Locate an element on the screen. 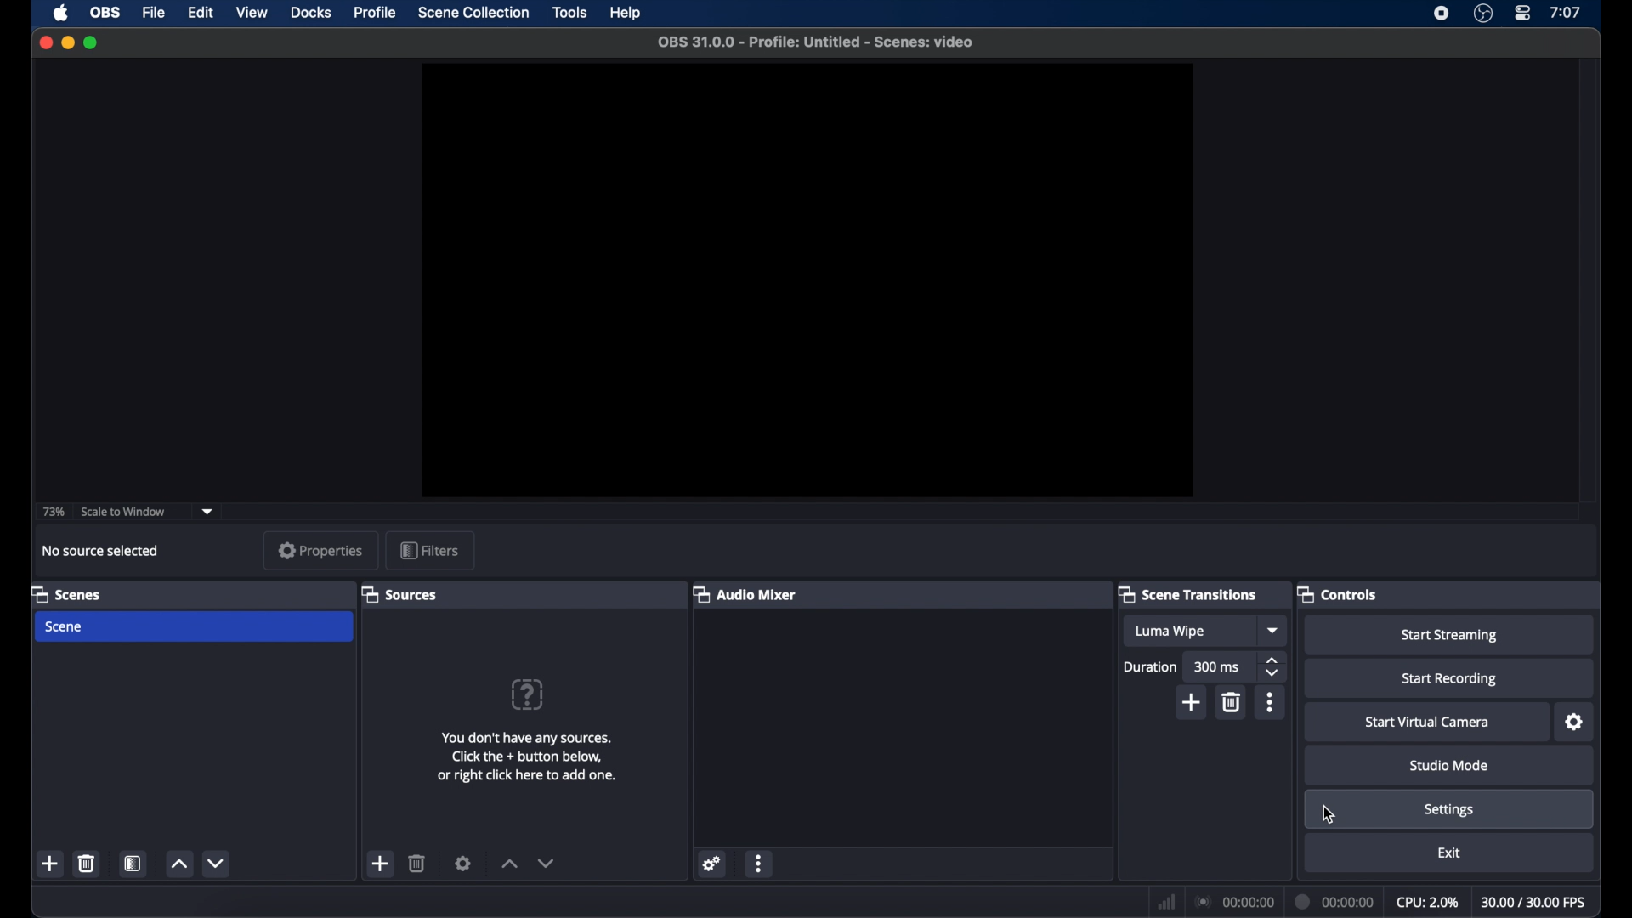 This screenshot has height=918, width=1632. settings is located at coordinates (1449, 810).